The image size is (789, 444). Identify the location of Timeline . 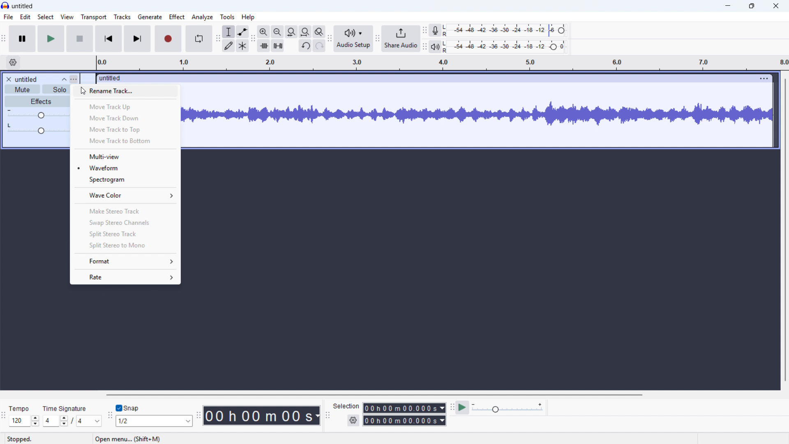
(439, 62).